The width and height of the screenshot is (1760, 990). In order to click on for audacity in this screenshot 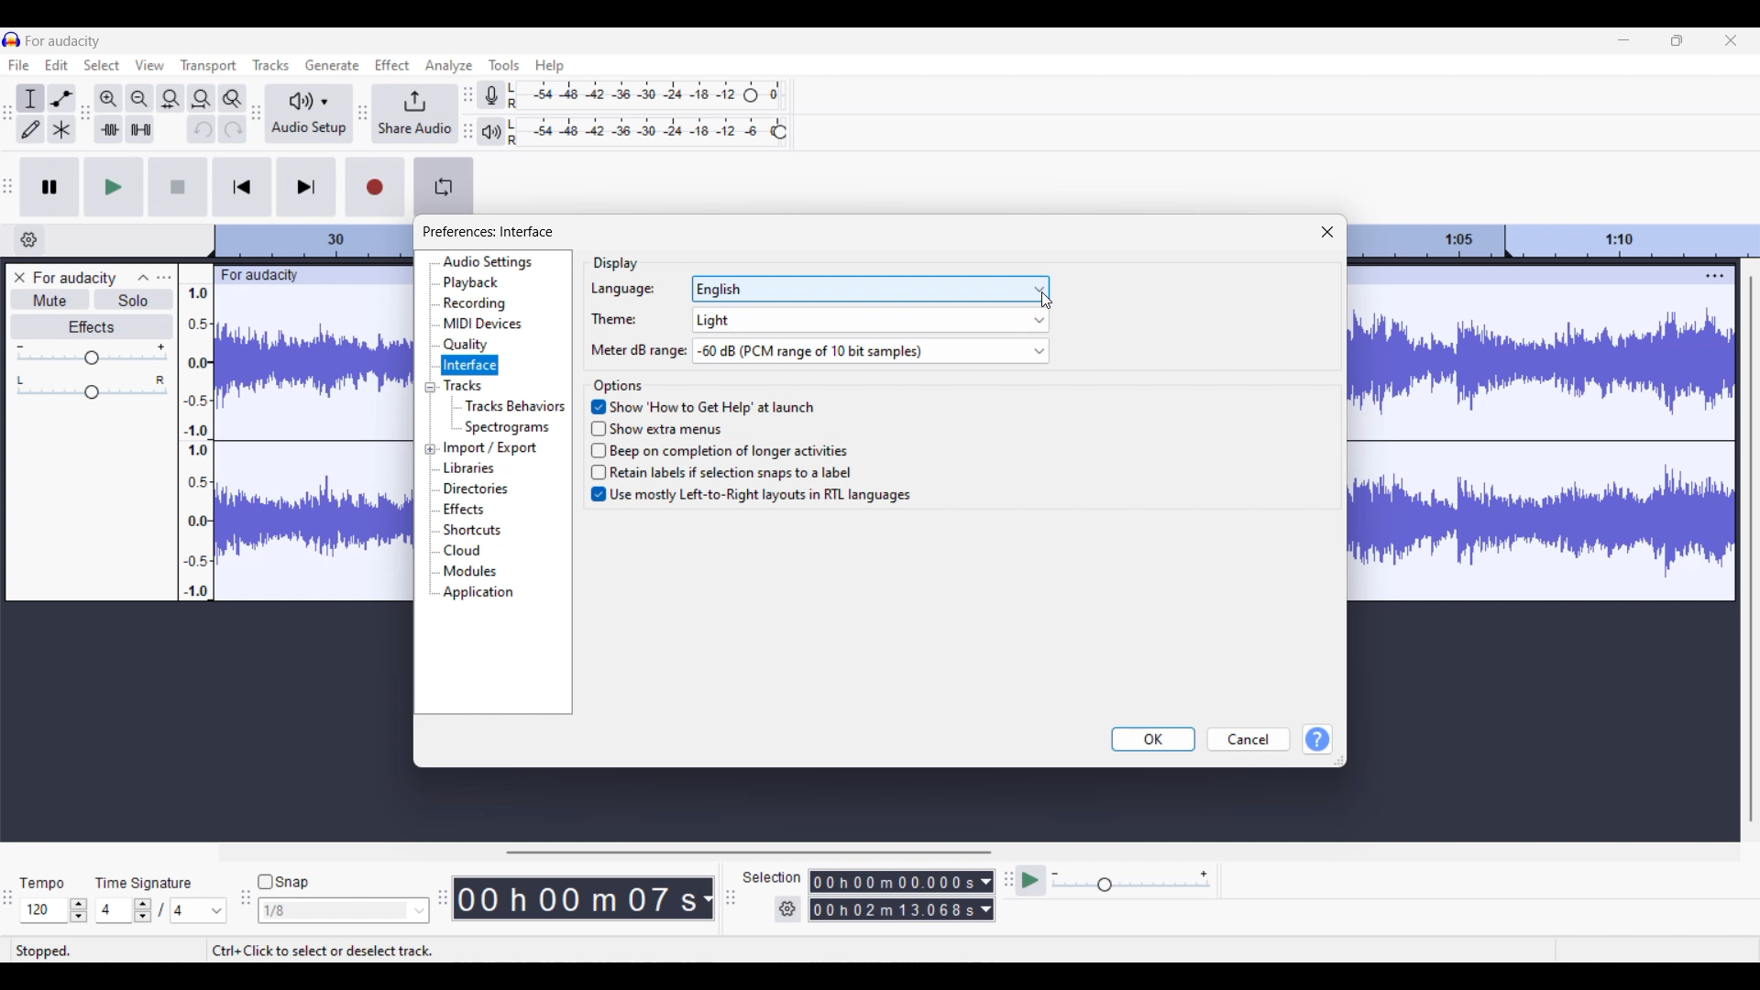, I will do `click(64, 41)`.